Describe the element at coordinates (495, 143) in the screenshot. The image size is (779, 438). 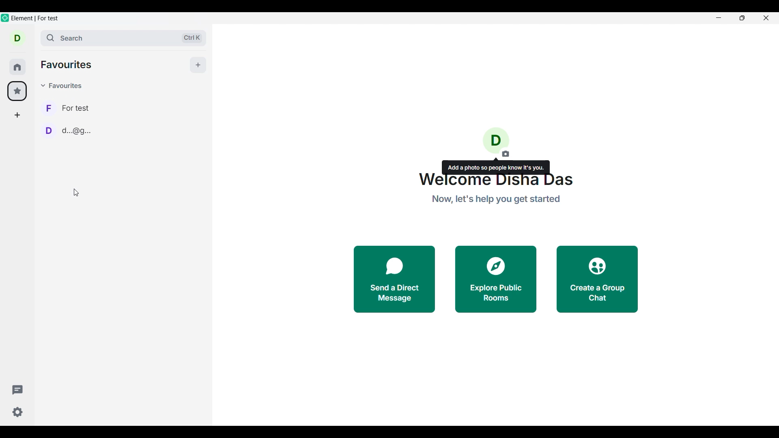
I see `Change image` at that location.